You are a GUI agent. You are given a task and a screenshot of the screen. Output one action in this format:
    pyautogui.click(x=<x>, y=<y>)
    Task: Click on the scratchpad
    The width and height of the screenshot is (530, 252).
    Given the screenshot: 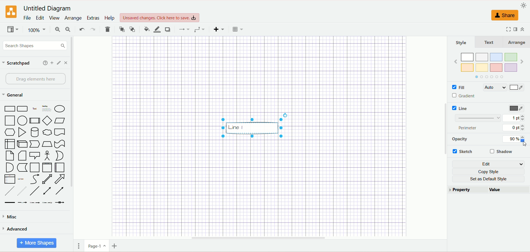 What is the action you would take?
    pyautogui.click(x=17, y=63)
    